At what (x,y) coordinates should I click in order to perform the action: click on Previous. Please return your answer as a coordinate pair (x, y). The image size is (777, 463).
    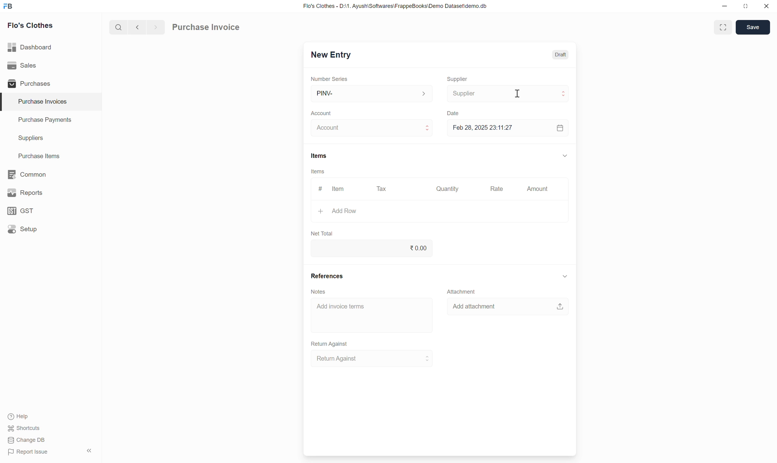
    Looking at the image, I should click on (137, 27).